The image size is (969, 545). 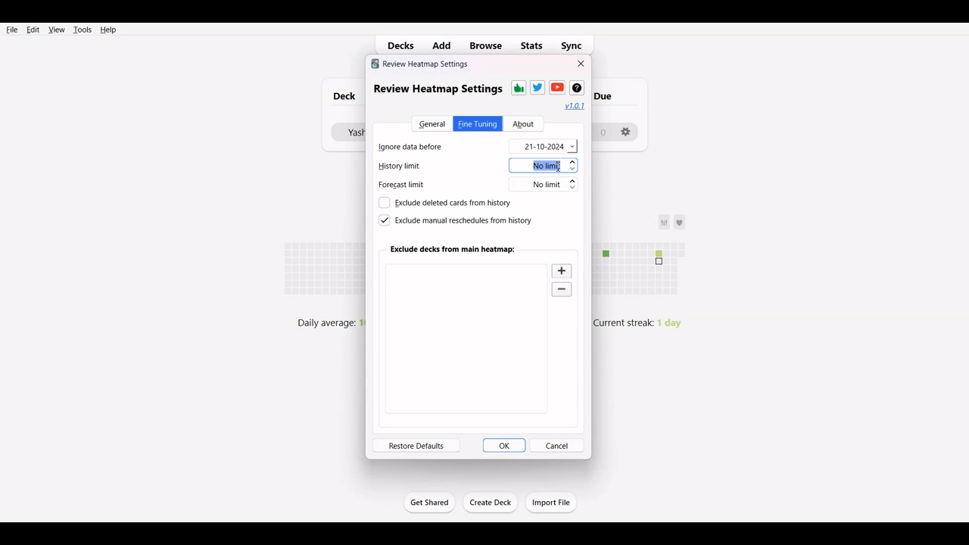 What do you see at coordinates (566, 167) in the screenshot?
I see `Text cursor` at bounding box center [566, 167].